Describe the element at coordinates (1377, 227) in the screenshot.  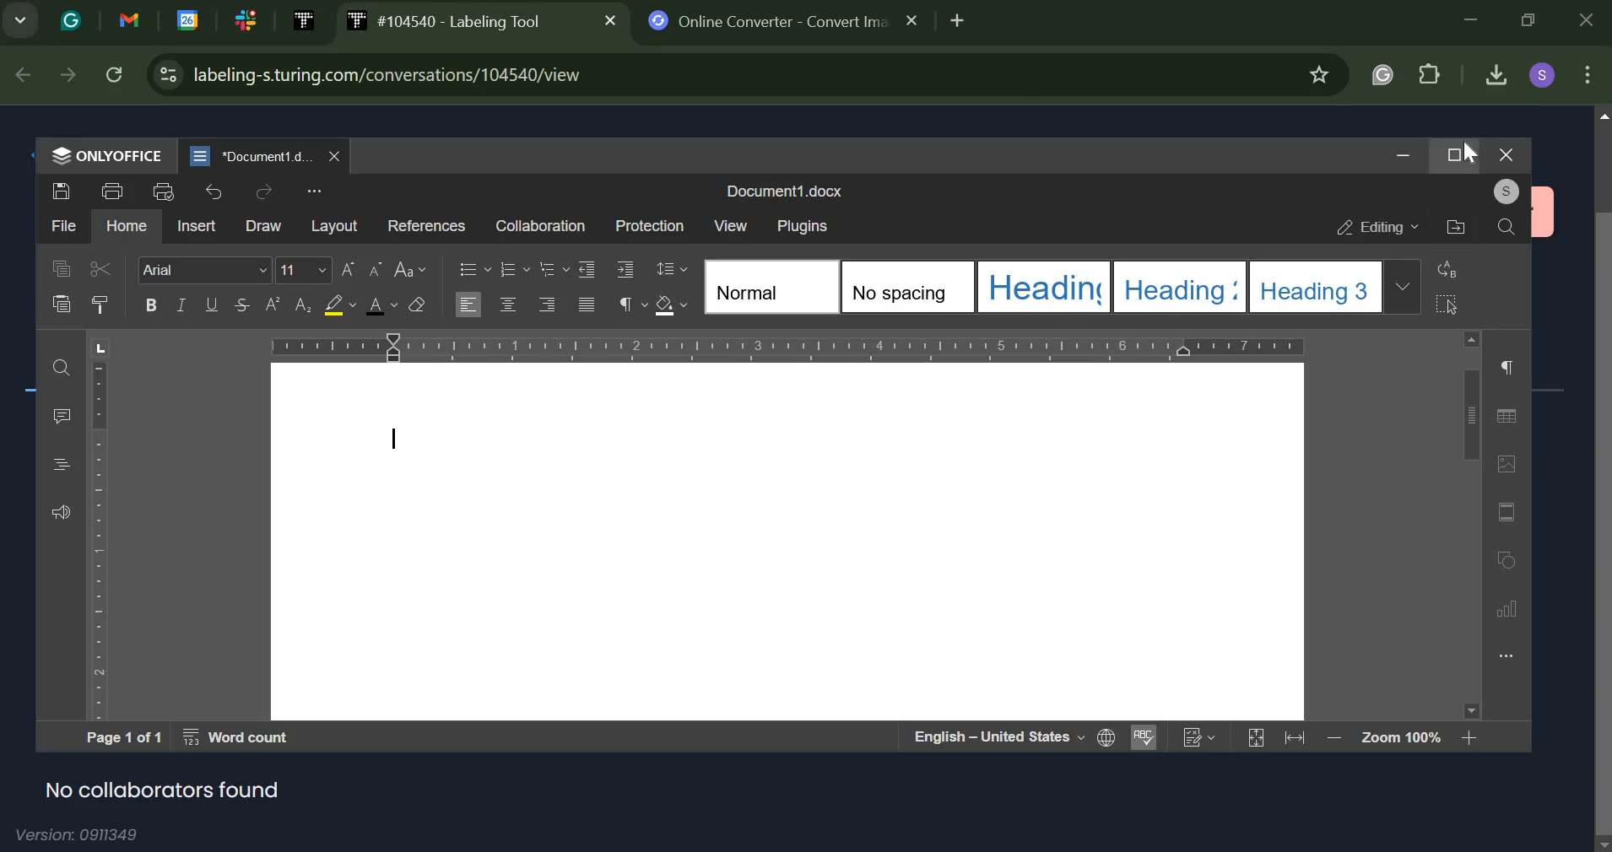
I see `editing` at that location.